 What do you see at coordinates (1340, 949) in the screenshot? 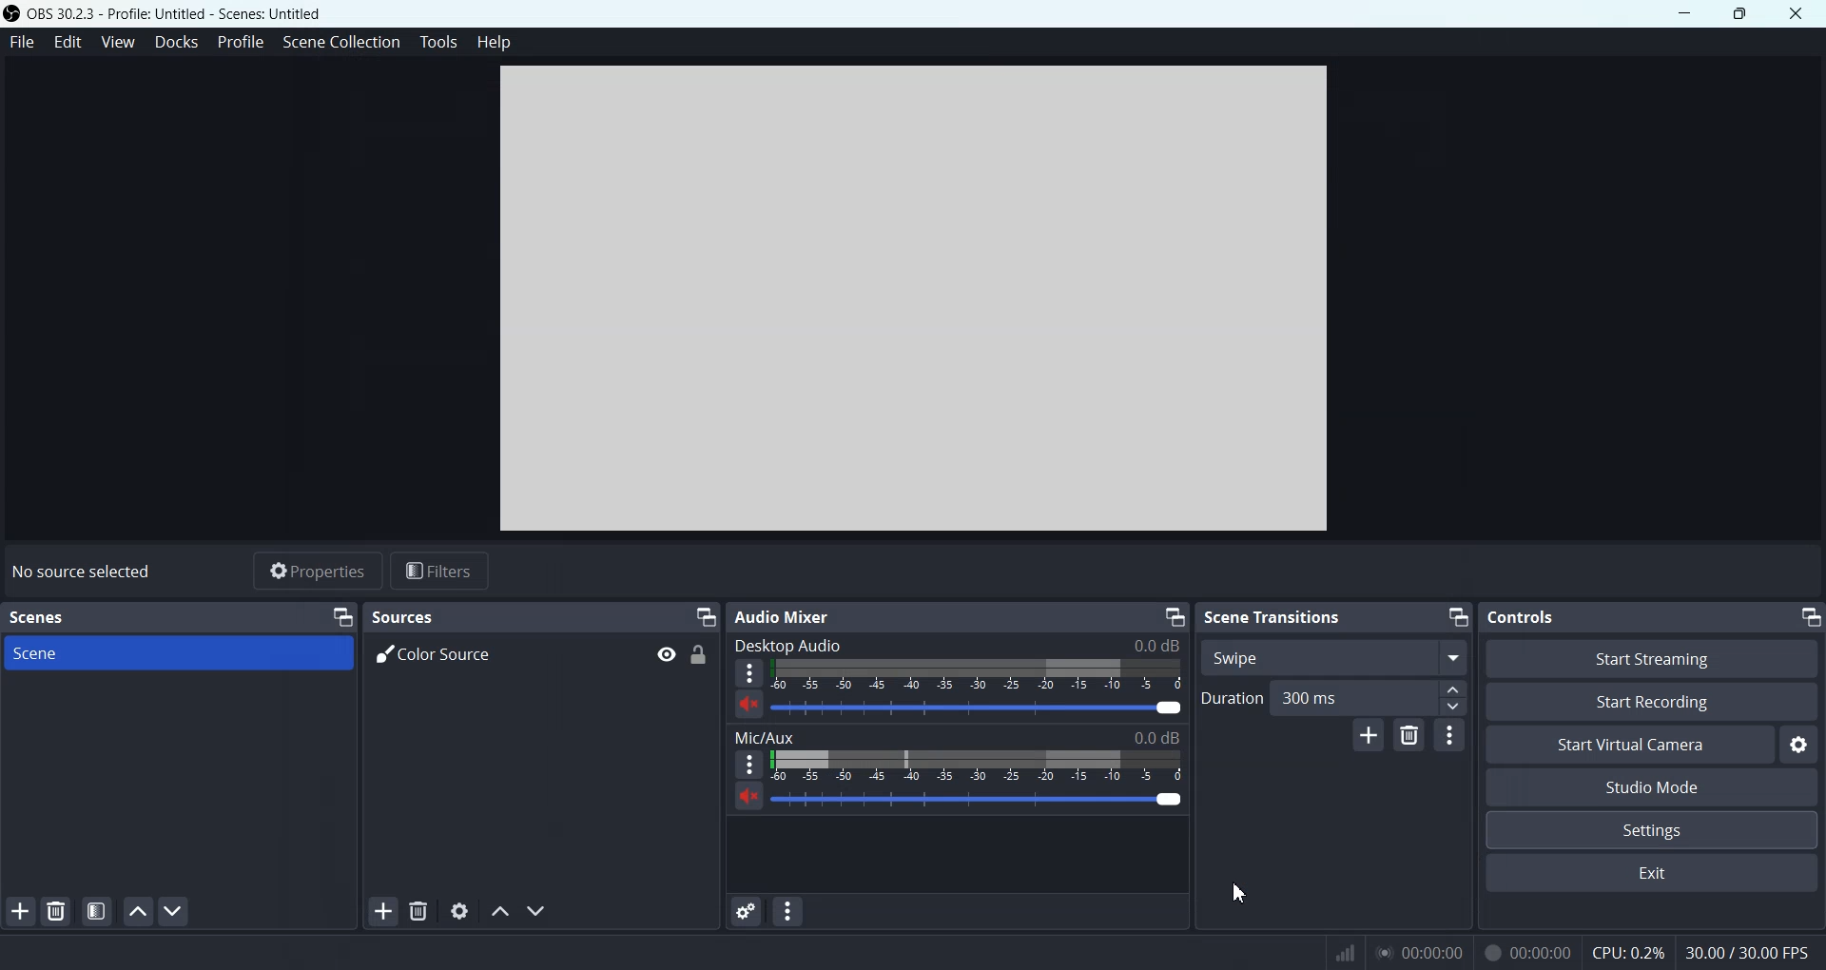
I see `network` at bounding box center [1340, 949].